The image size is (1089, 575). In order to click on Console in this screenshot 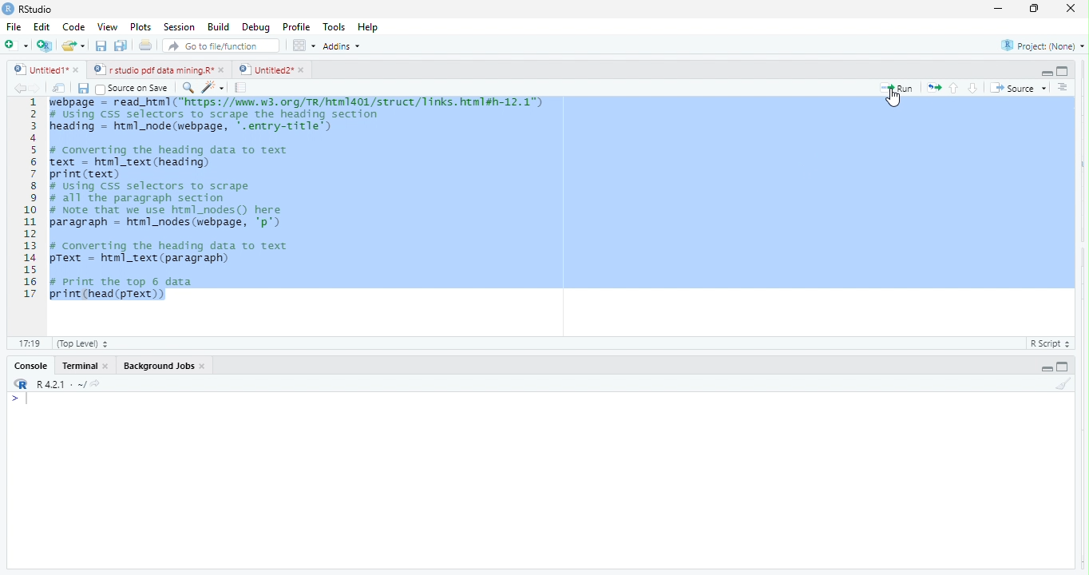, I will do `click(30, 367)`.